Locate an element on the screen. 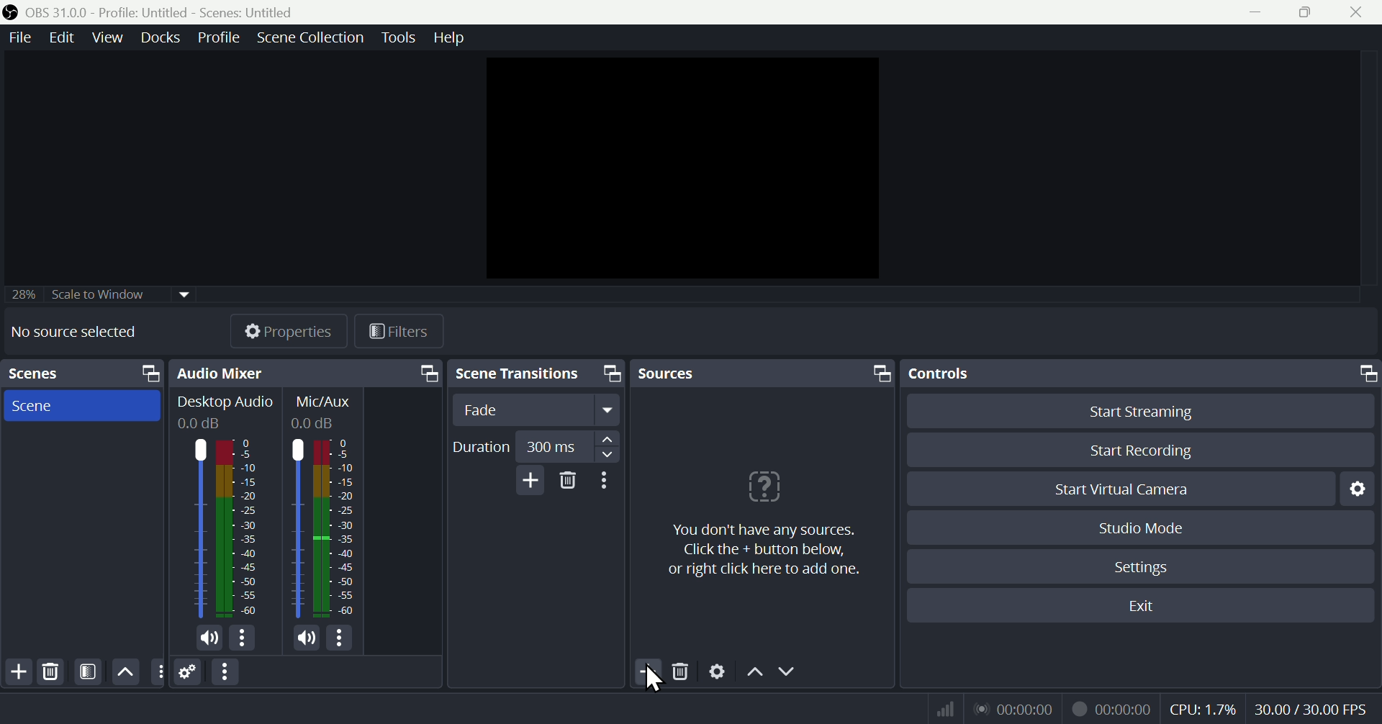  Close is located at coordinates (1355, 12).